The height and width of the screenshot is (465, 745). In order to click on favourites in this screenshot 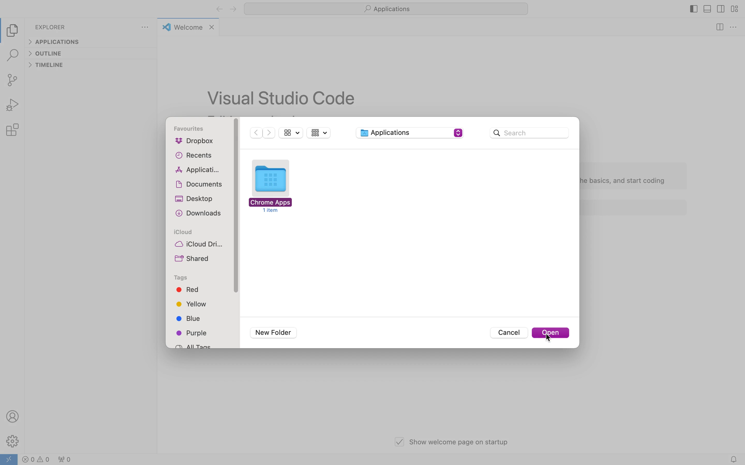, I will do `click(191, 129)`.